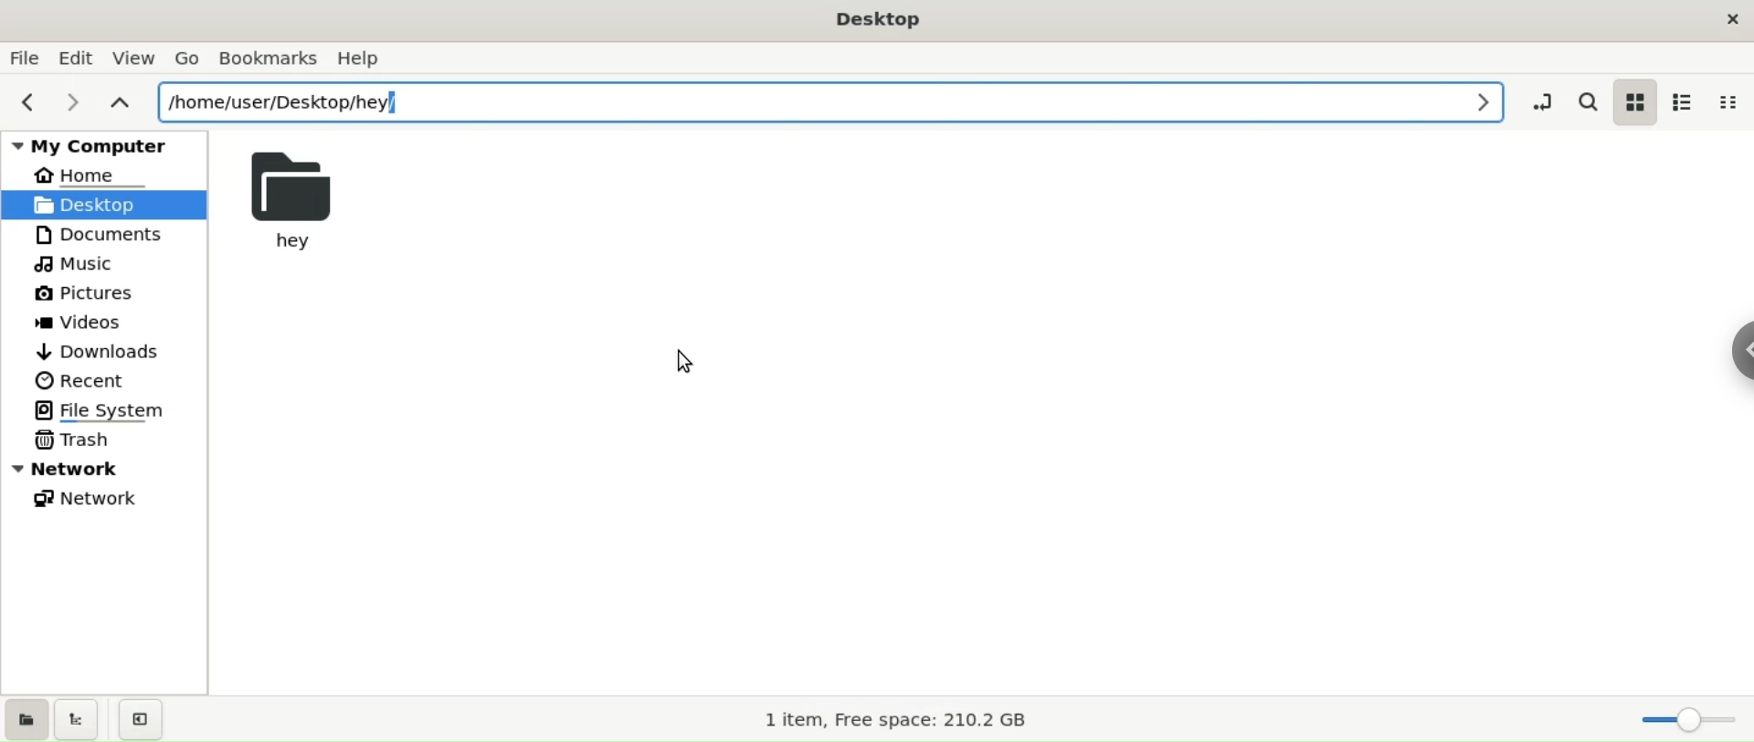 The width and height of the screenshot is (1754, 742). What do you see at coordinates (96, 175) in the screenshot?
I see `HOME ` at bounding box center [96, 175].